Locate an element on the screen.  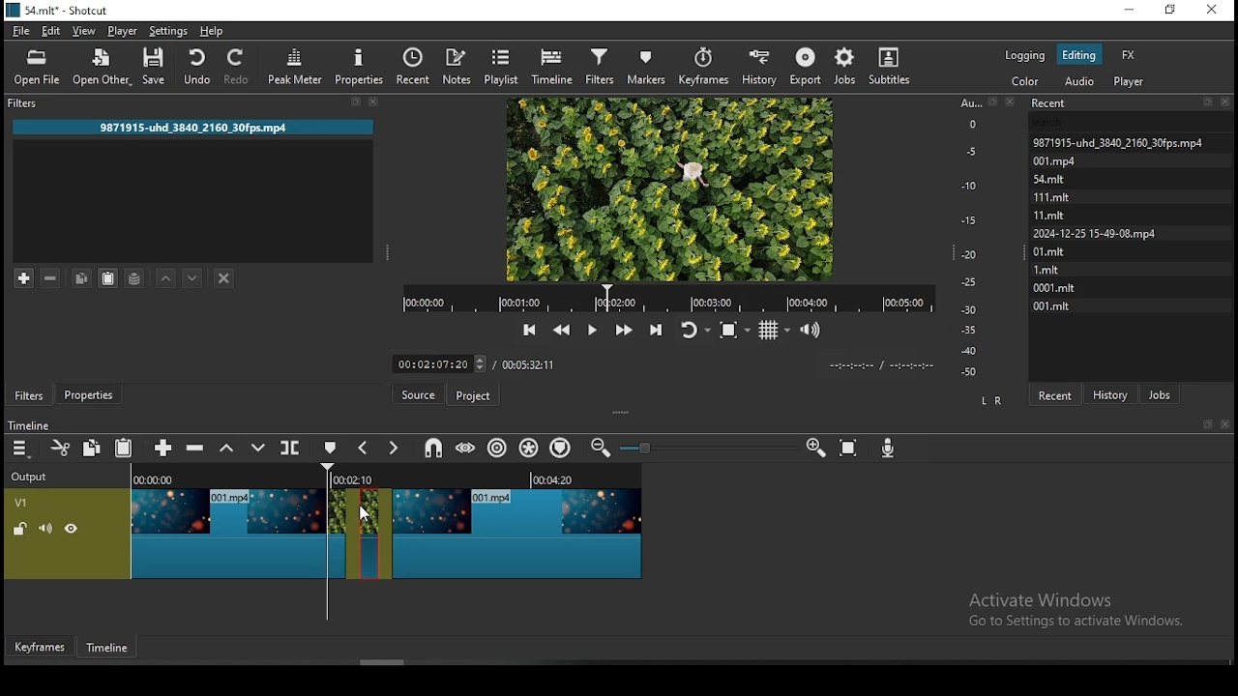
source is located at coordinates (421, 395).